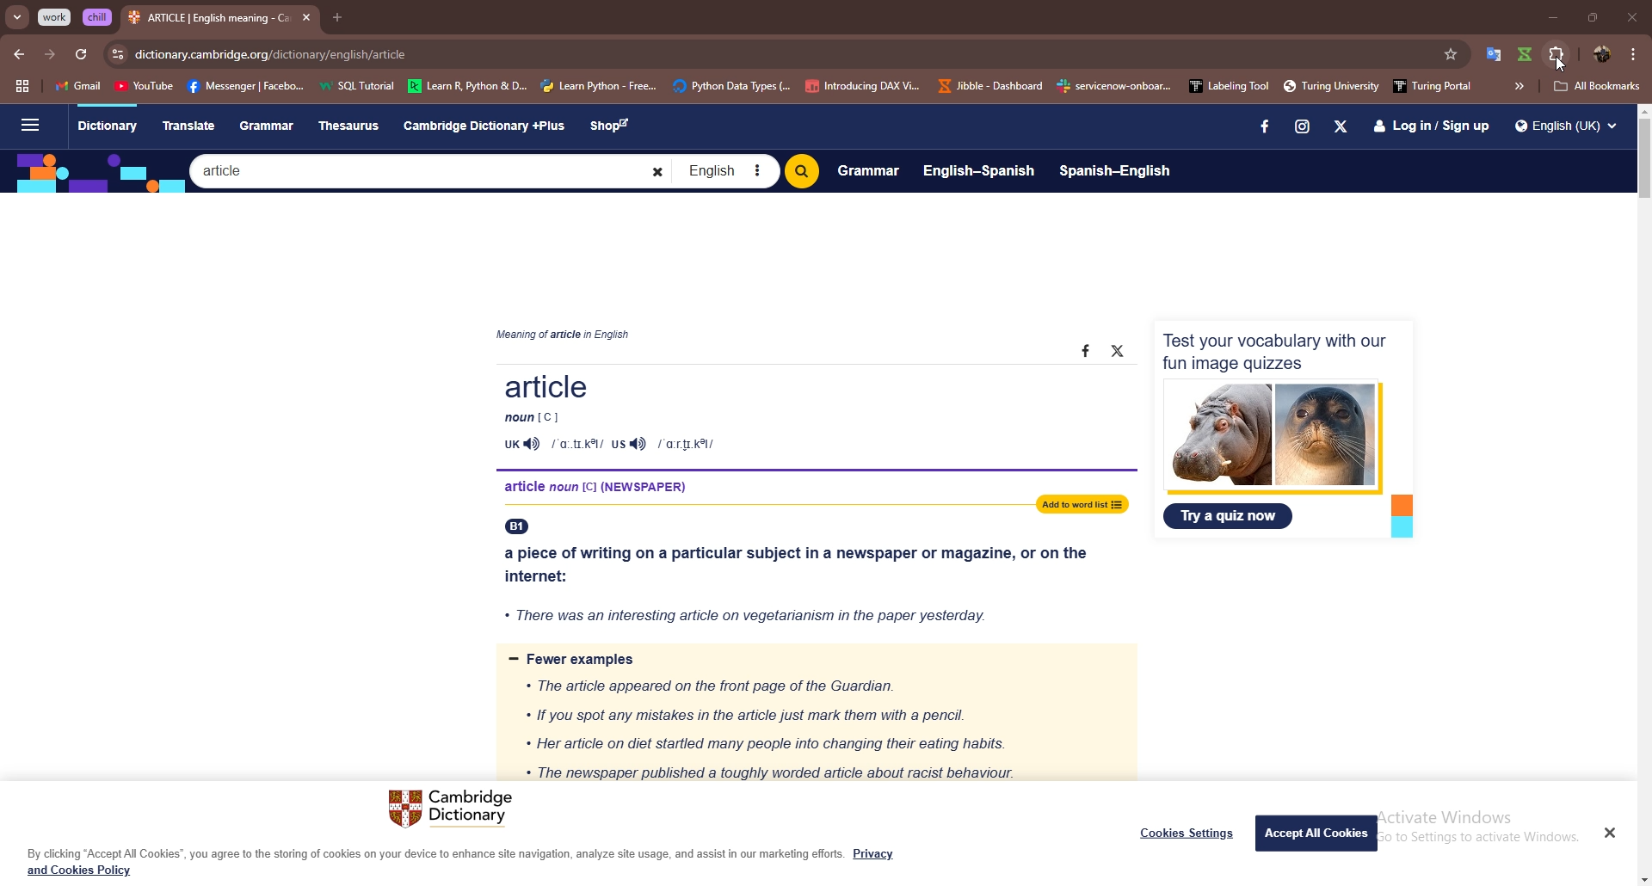  I want to click on close tab, so click(306, 17).